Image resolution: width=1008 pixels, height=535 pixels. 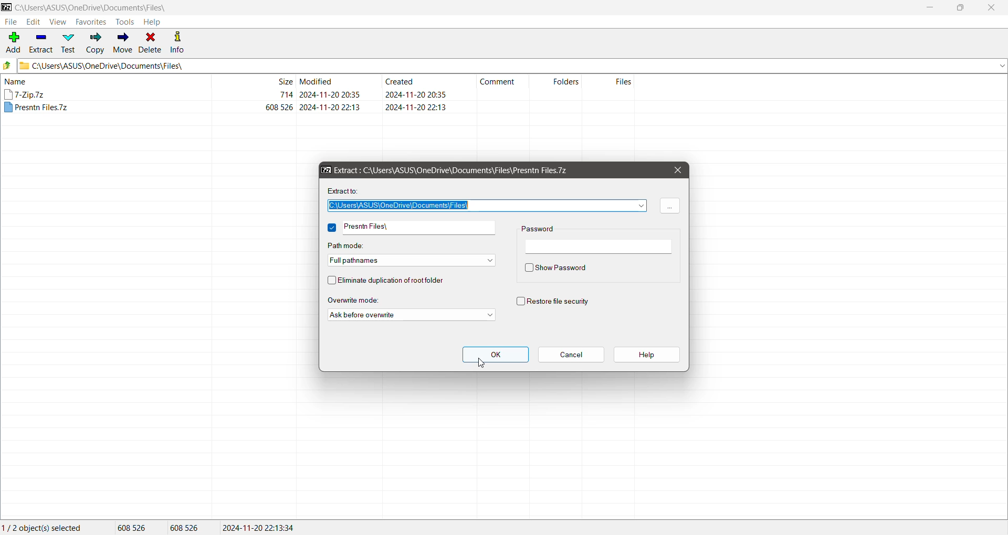 What do you see at coordinates (647, 355) in the screenshot?
I see `Help` at bounding box center [647, 355].